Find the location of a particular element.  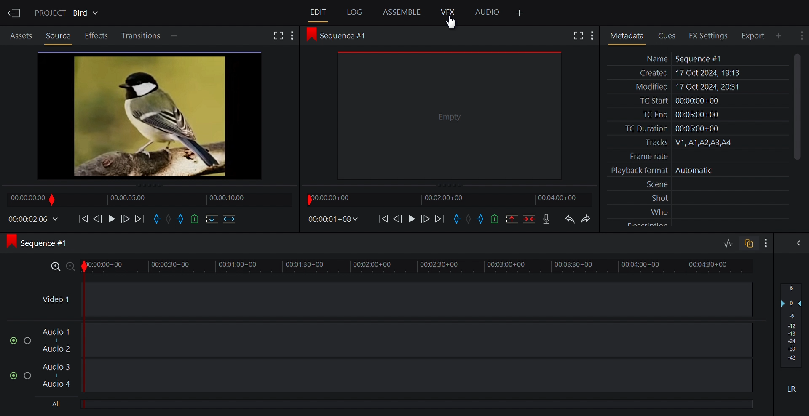

Mark in is located at coordinates (156, 219).